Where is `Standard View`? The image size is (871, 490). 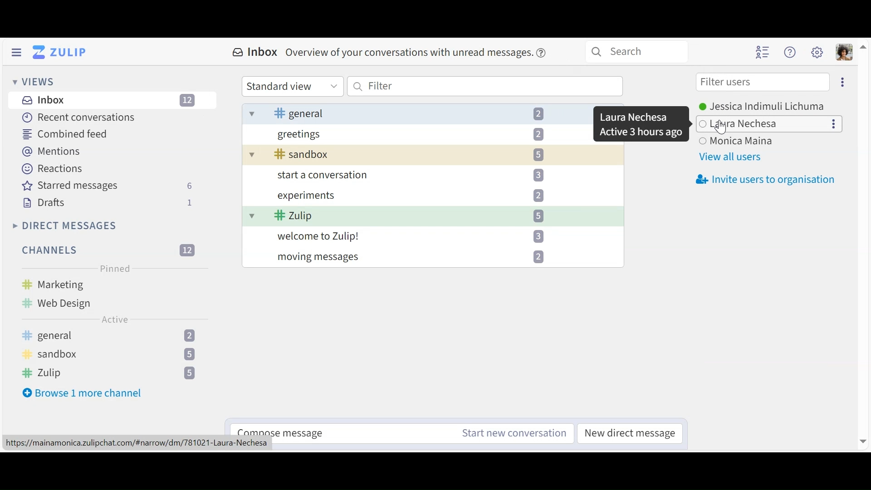
Standard View is located at coordinates (293, 86).